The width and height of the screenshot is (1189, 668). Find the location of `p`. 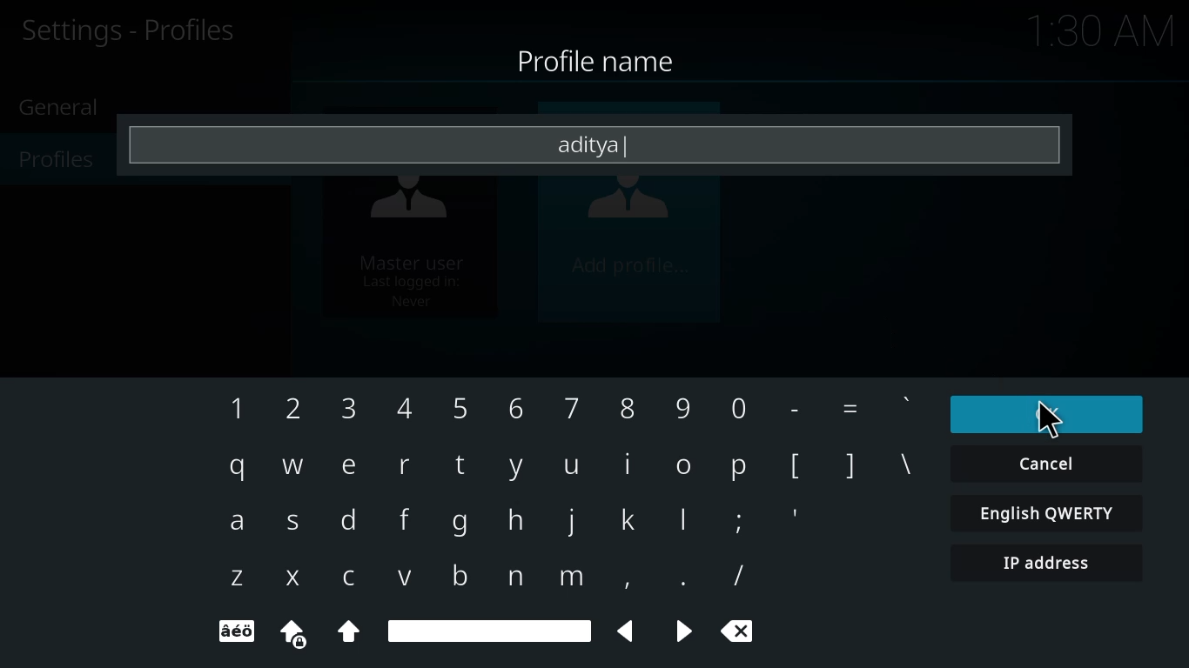

p is located at coordinates (737, 472).